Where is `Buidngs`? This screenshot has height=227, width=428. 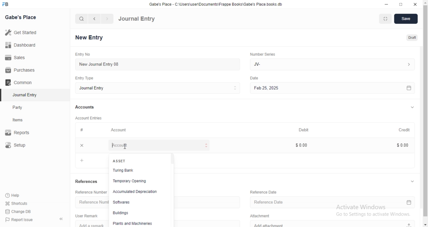
Buidngs is located at coordinates (136, 213).